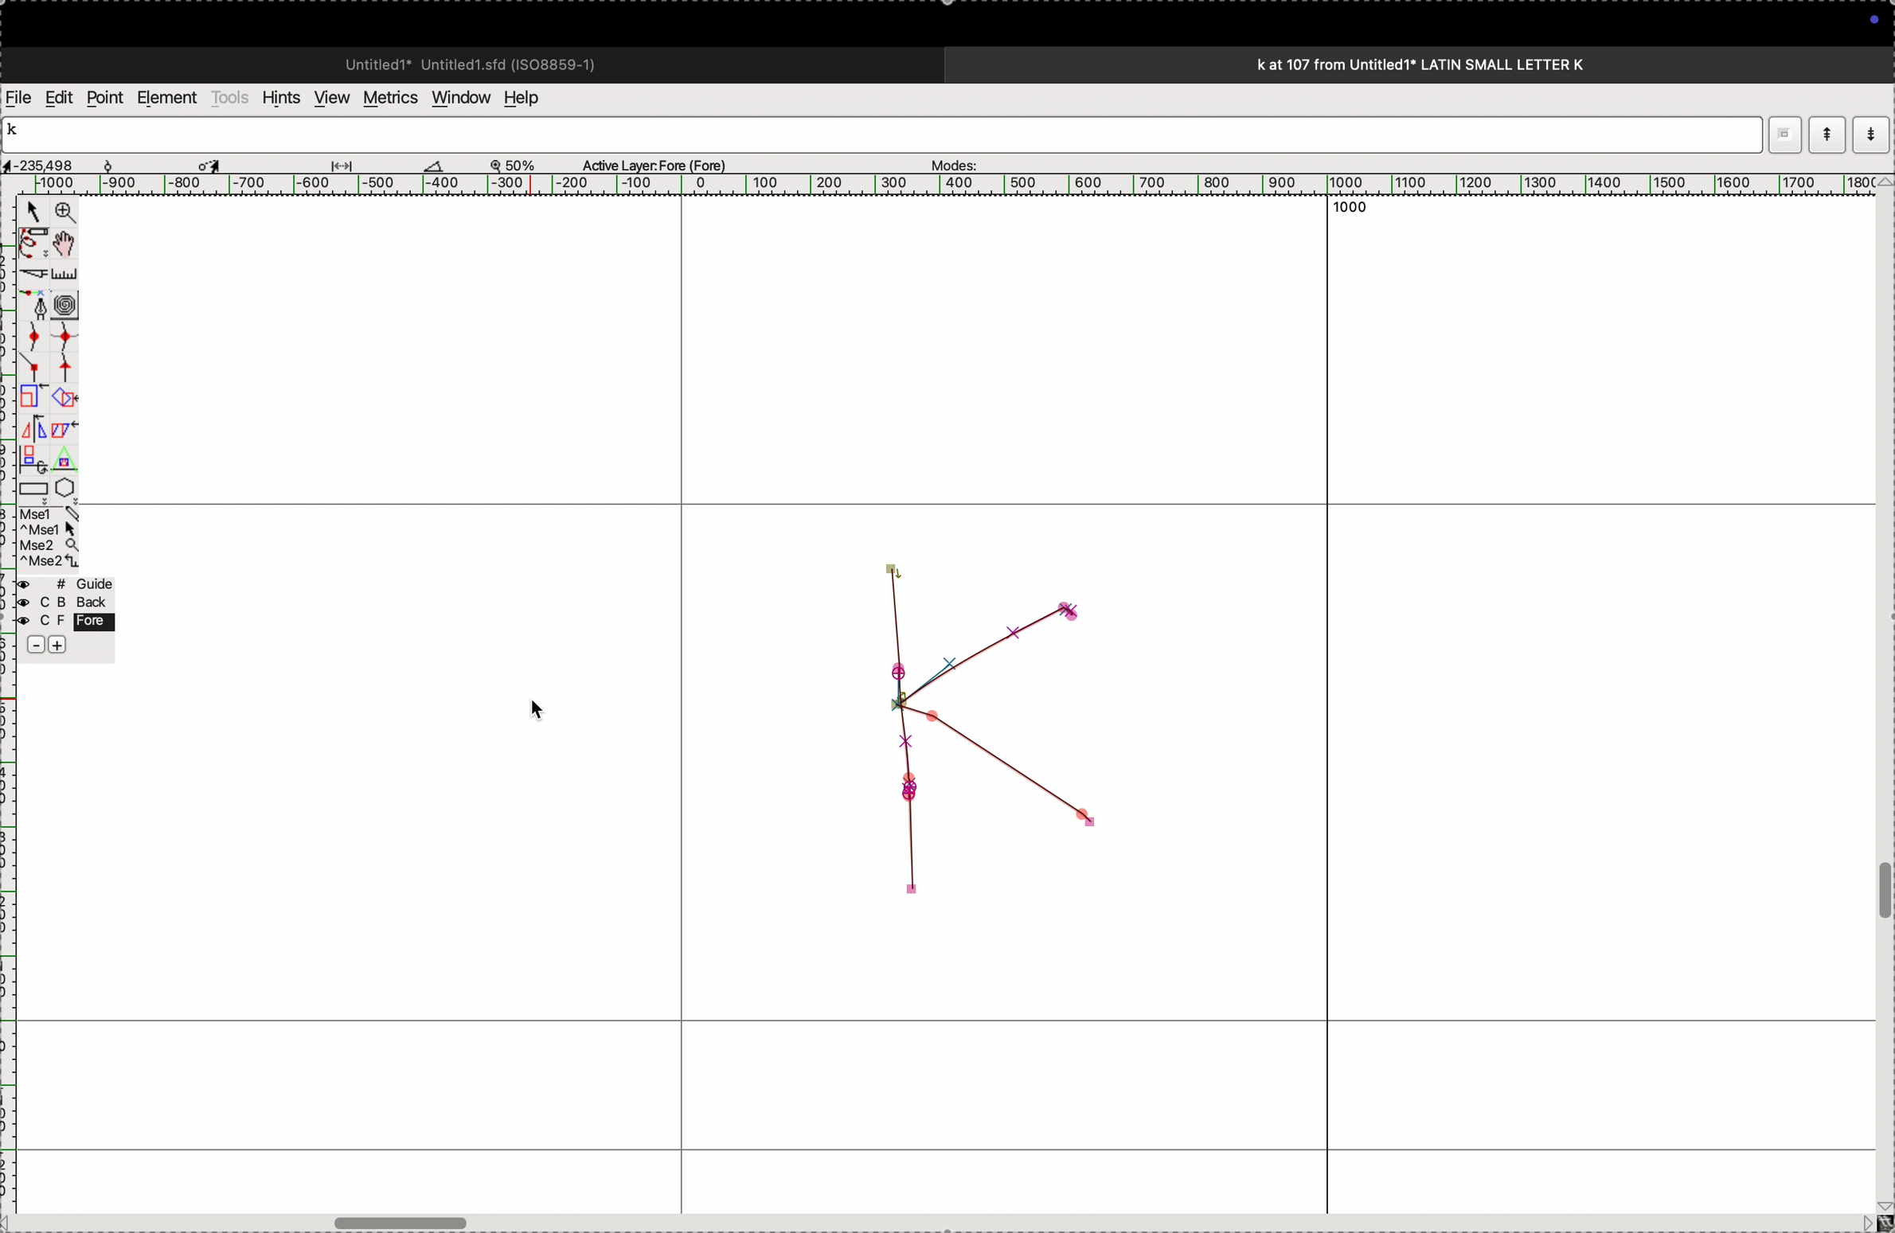 The image size is (1895, 1233). I want to click on clone, so click(31, 397).